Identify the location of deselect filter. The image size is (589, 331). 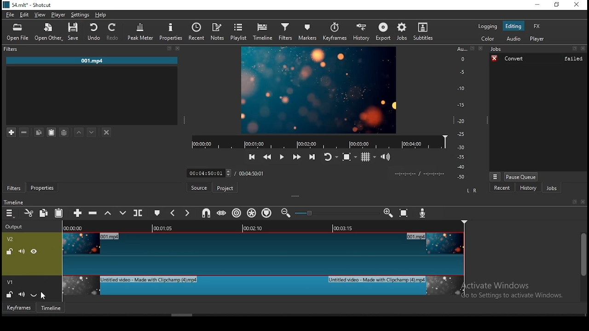
(107, 132).